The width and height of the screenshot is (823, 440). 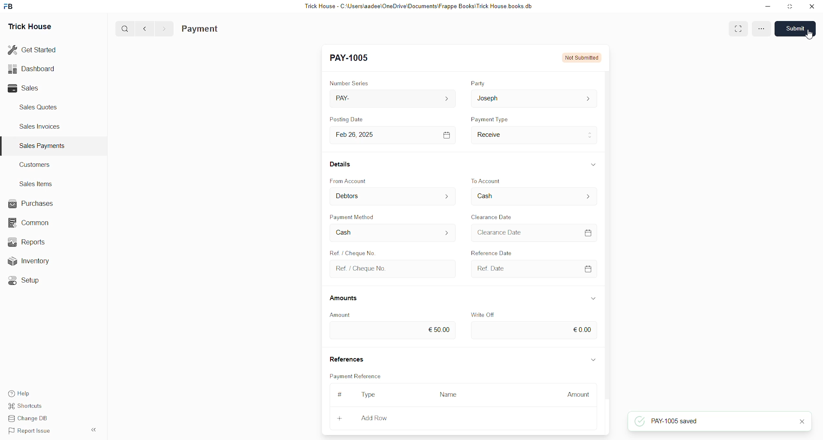 I want to click on Report Issue, so click(x=31, y=431).